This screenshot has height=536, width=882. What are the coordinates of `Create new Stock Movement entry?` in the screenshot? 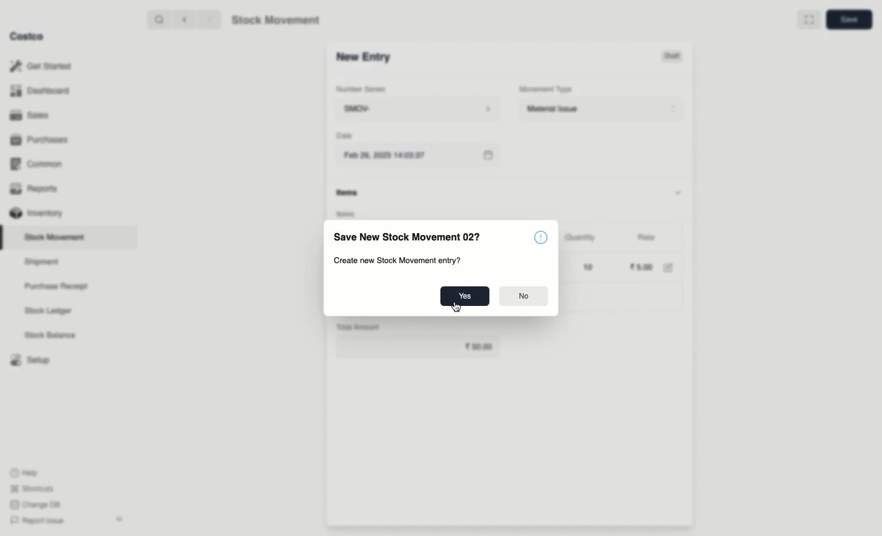 It's located at (401, 259).